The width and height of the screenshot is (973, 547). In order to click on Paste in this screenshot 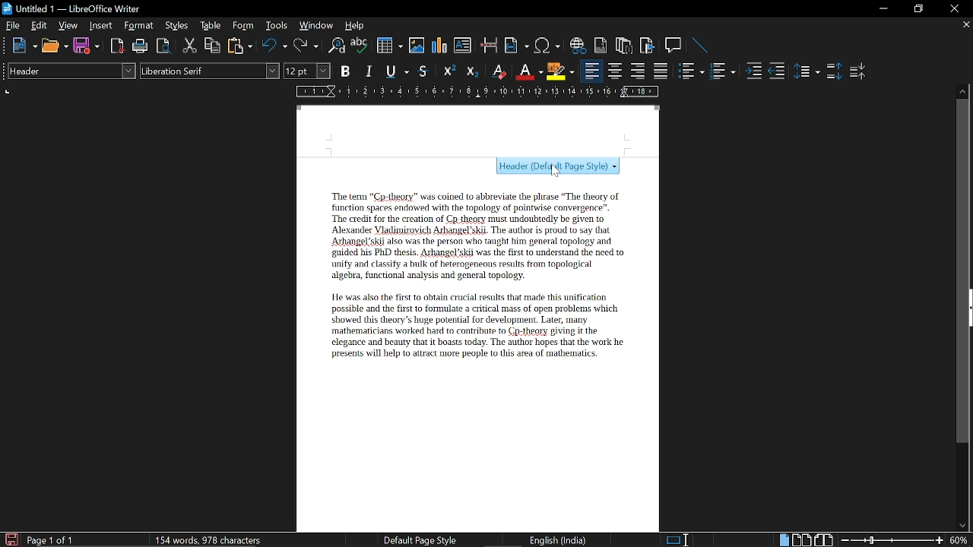, I will do `click(239, 45)`.